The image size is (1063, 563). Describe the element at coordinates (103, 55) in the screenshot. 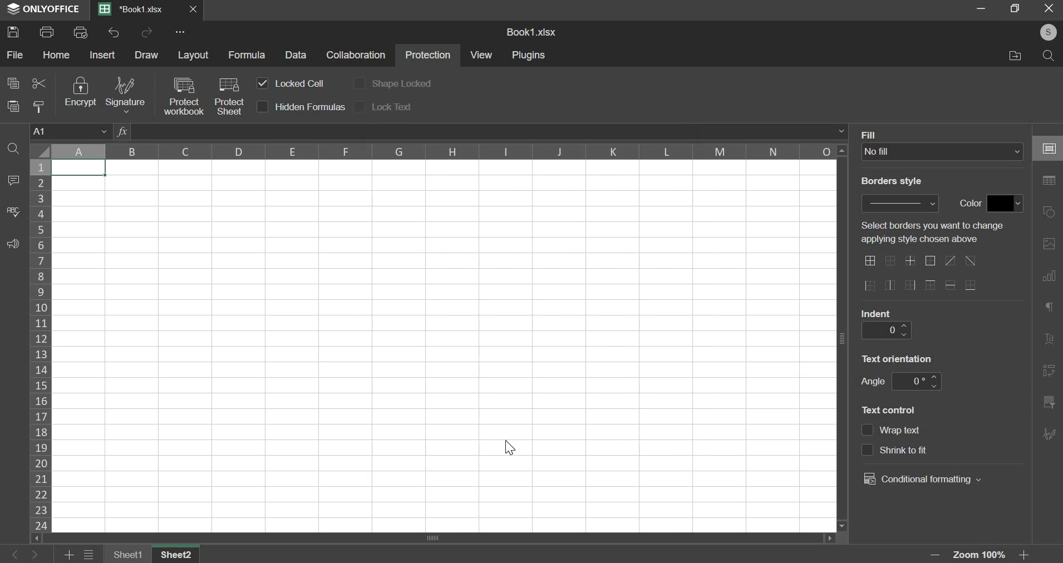

I see `insert` at that location.